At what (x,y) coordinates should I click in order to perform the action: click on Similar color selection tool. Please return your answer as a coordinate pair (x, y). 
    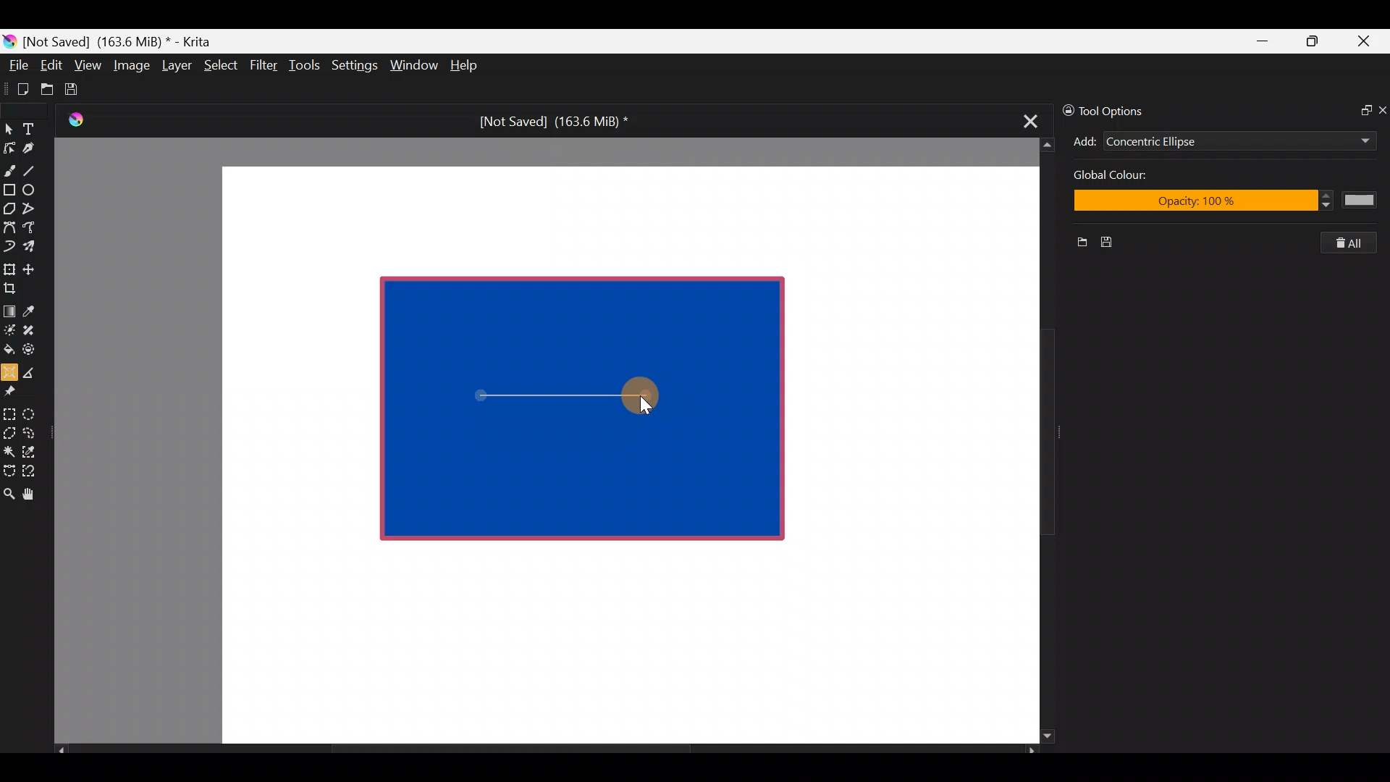
    Looking at the image, I should click on (31, 450).